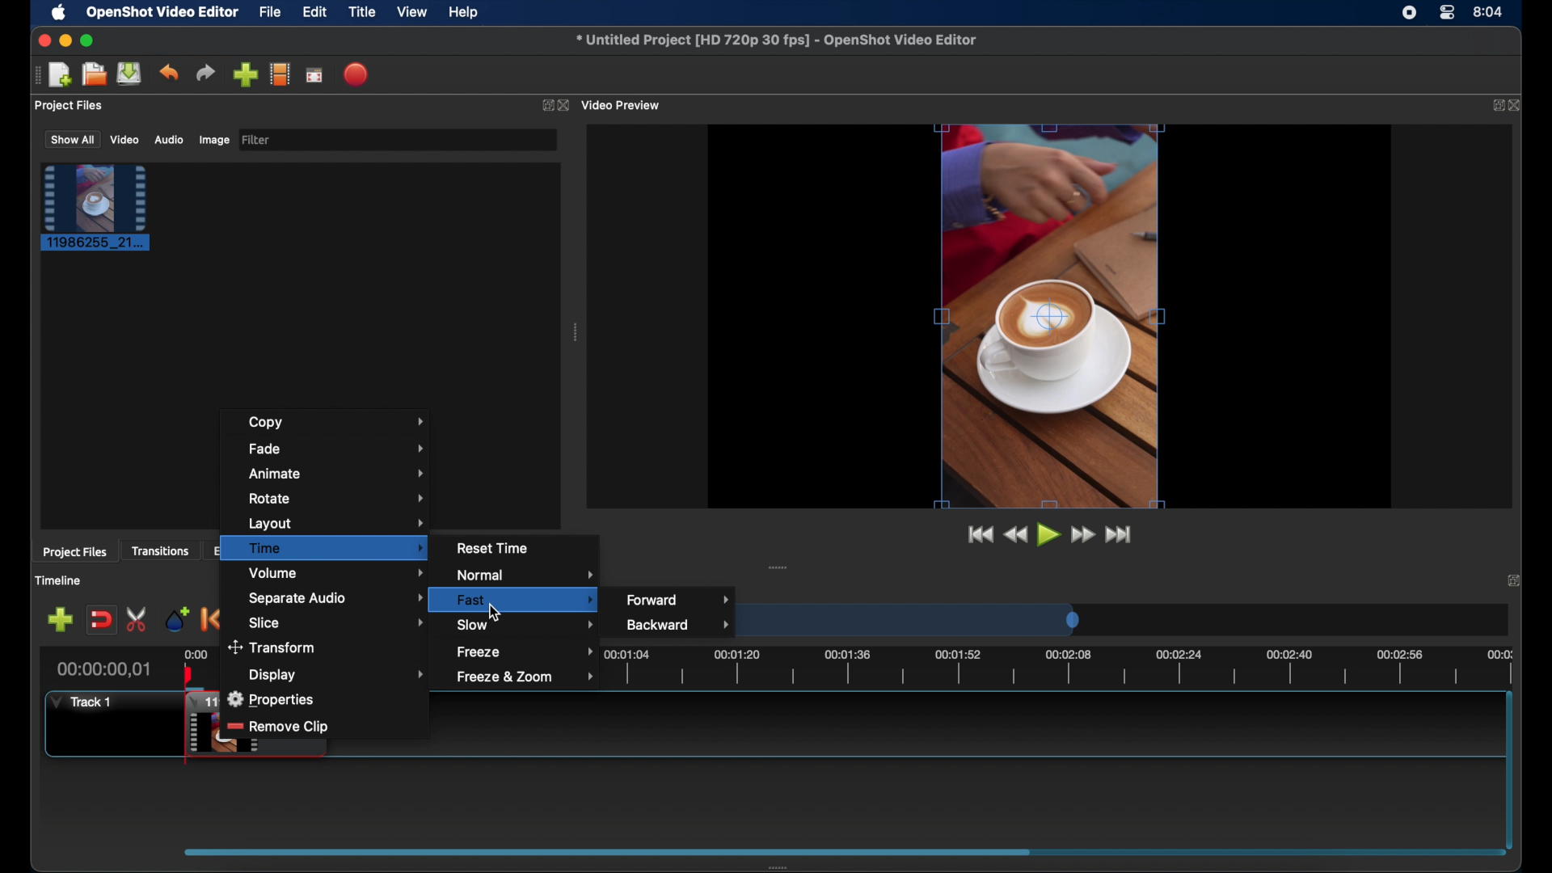 This screenshot has width=1552, height=873. What do you see at coordinates (1512, 580) in the screenshot?
I see `close` at bounding box center [1512, 580].